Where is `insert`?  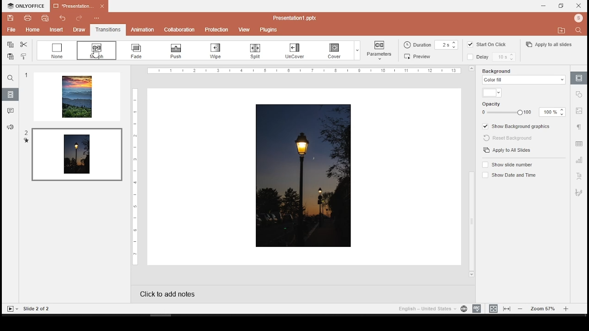
insert is located at coordinates (53, 30).